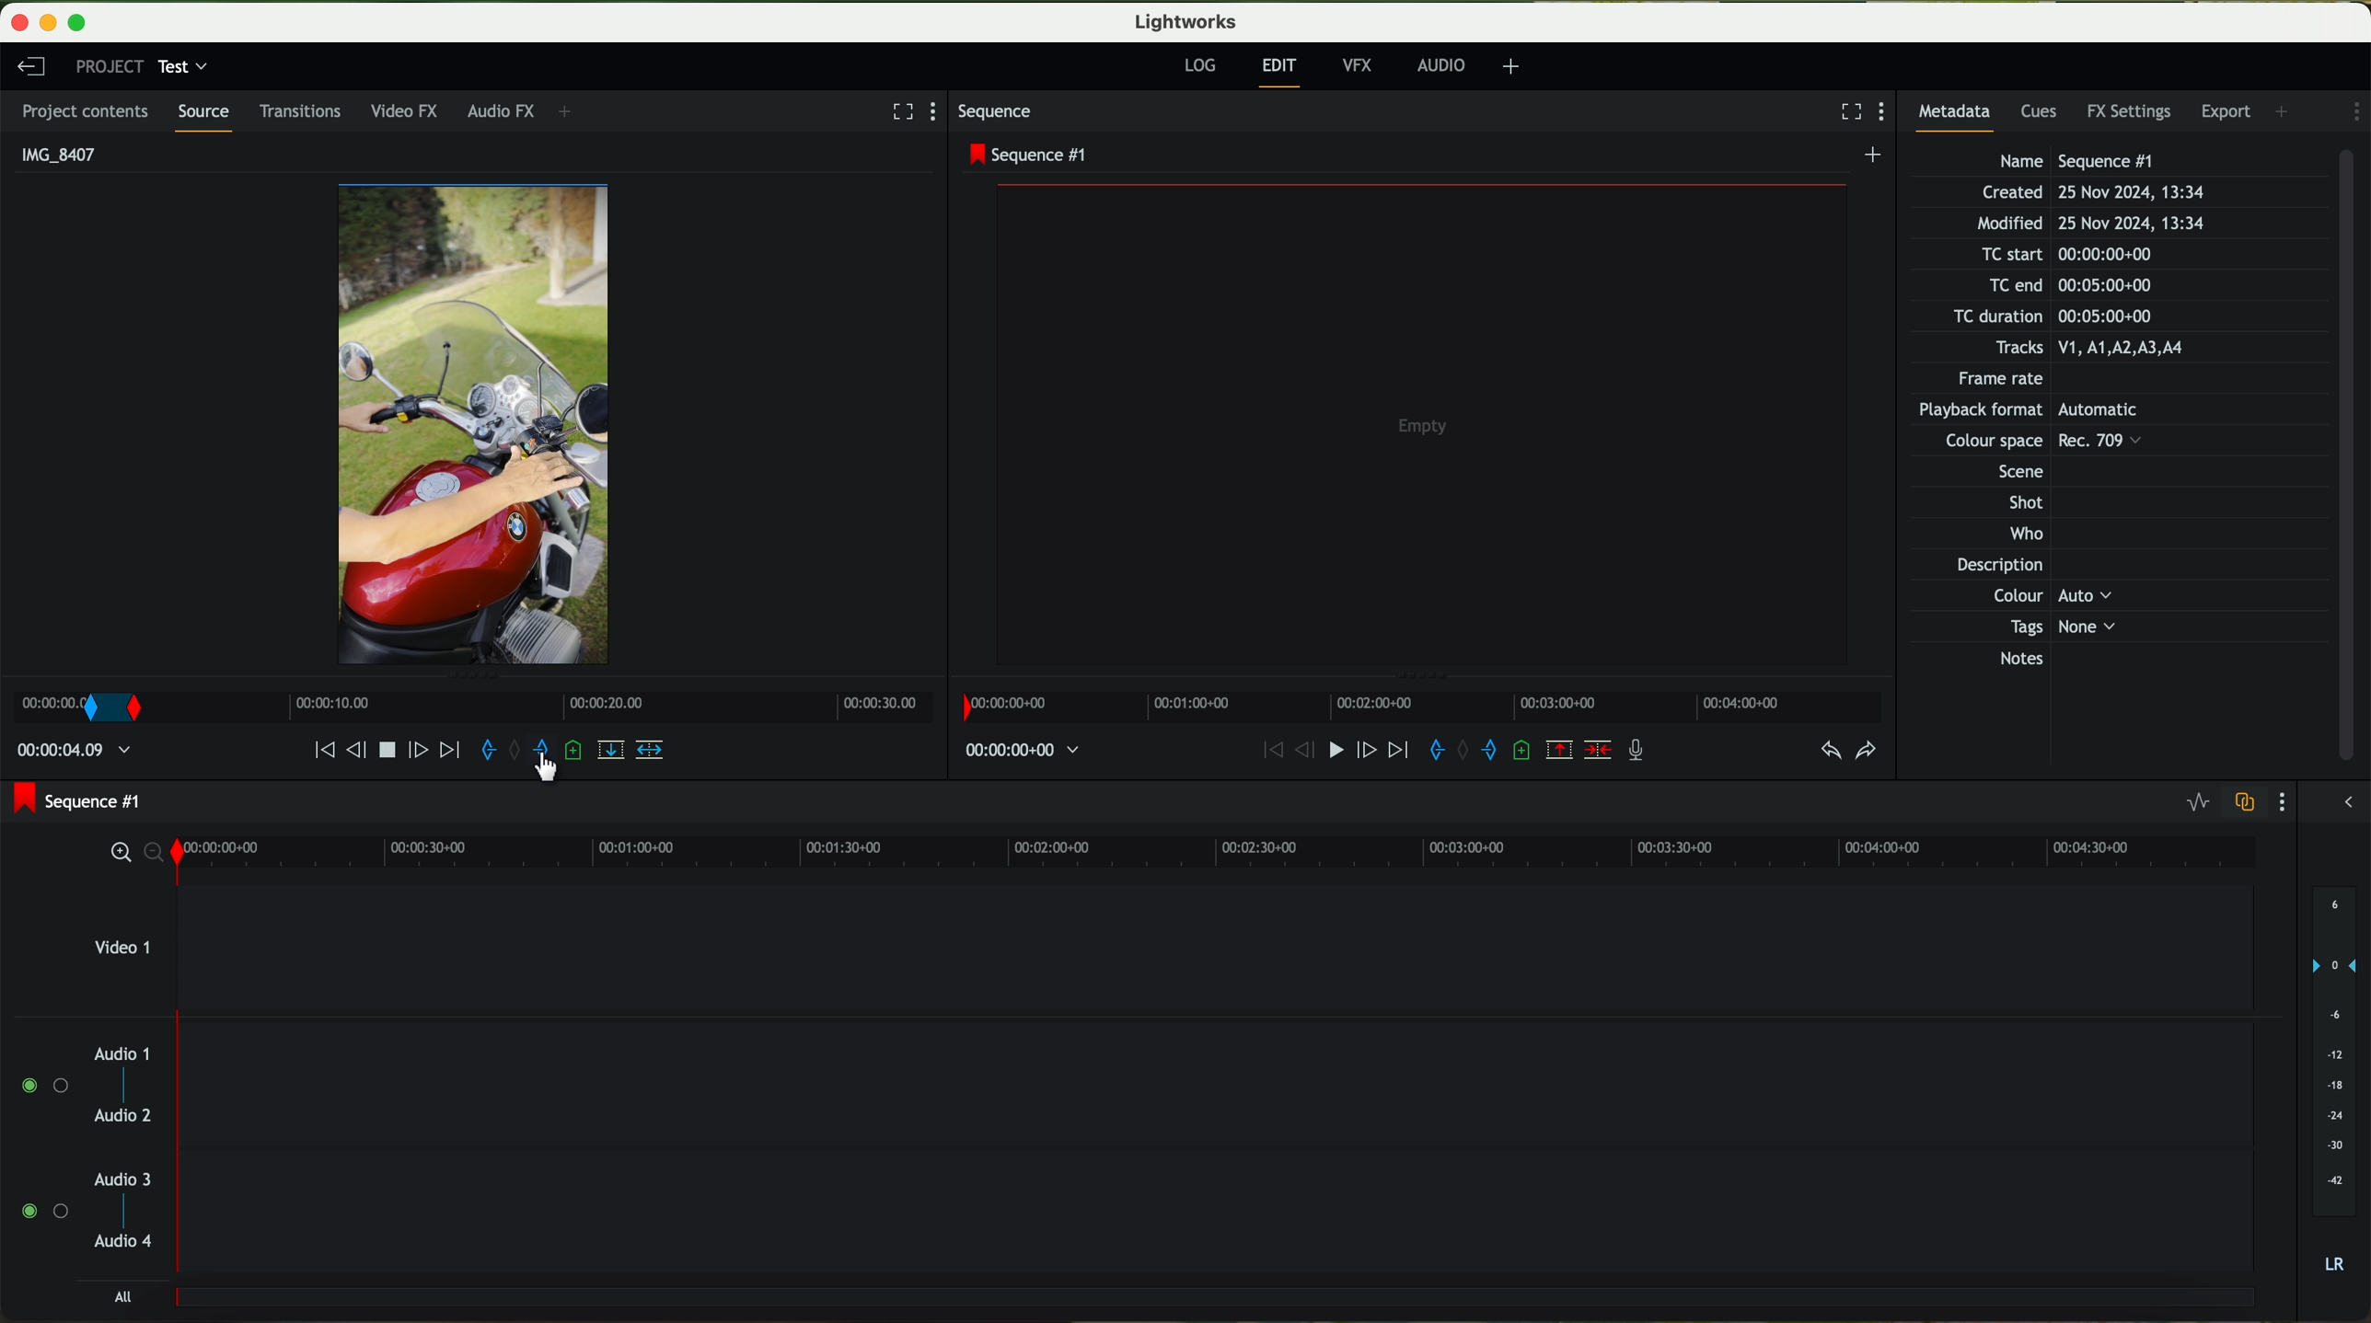 This screenshot has width=2371, height=1323. Describe the element at coordinates (1525, 752) in the screenshot. I see `add a cue at the current position` at that location.